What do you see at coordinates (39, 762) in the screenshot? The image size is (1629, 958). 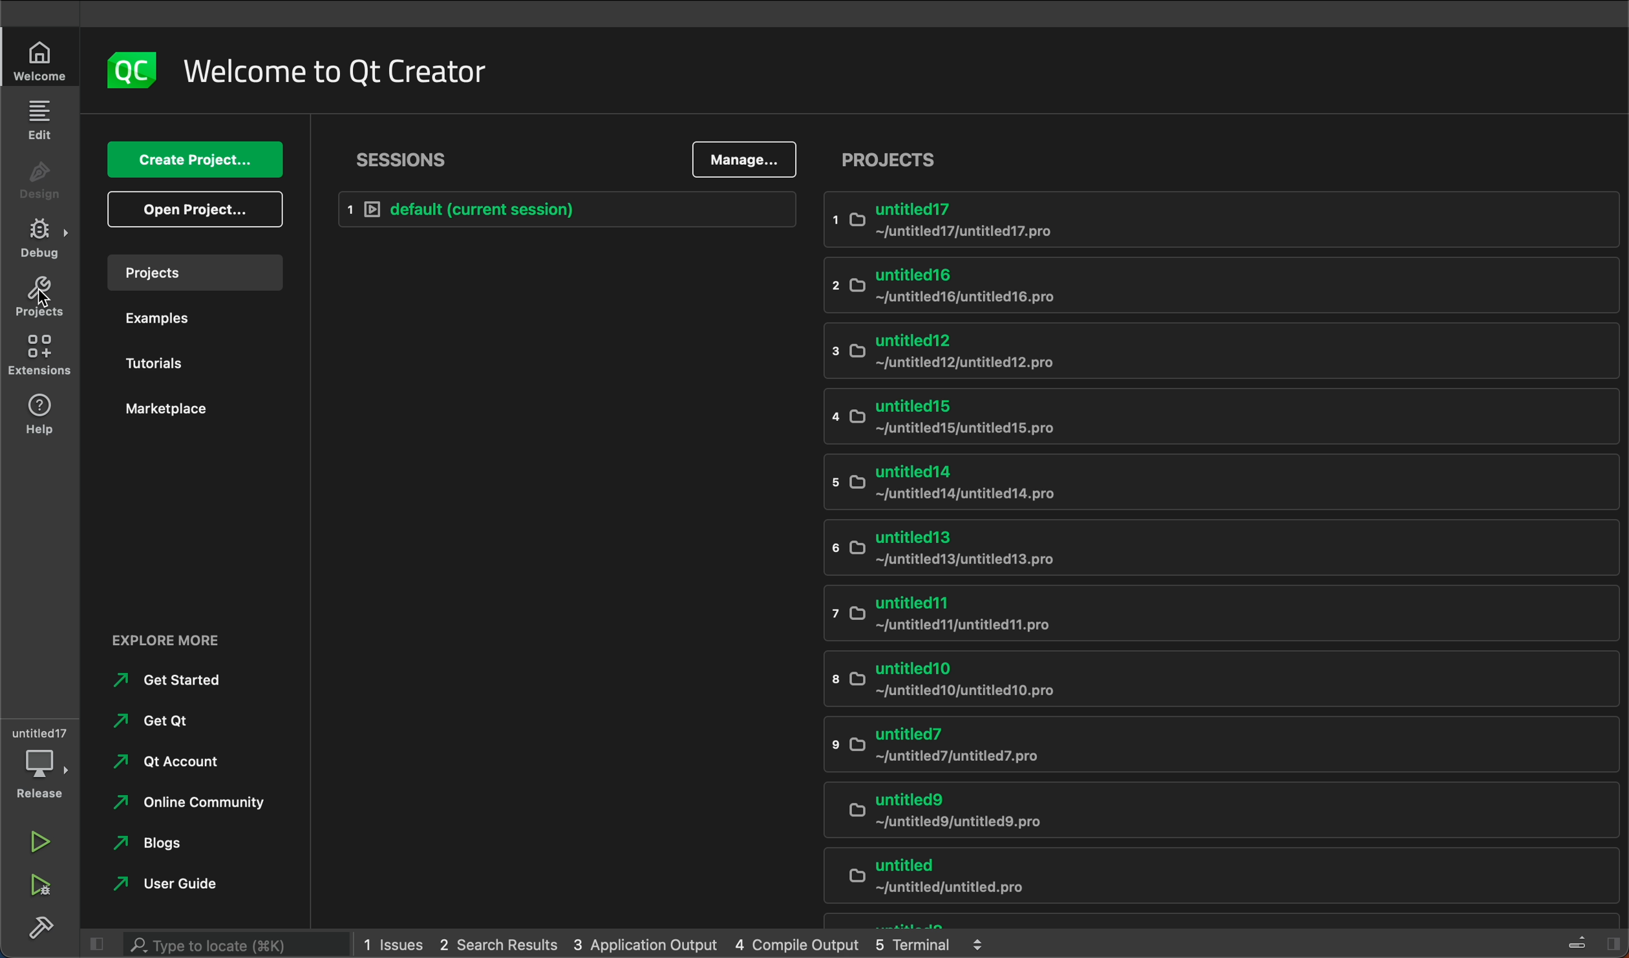 I see `debugger` at bounding box center [39, 762].